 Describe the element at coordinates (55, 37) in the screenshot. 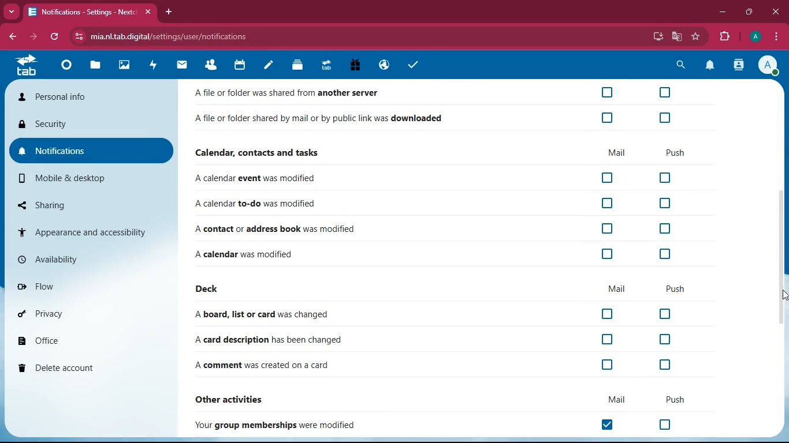

I see `refresh` at that location.